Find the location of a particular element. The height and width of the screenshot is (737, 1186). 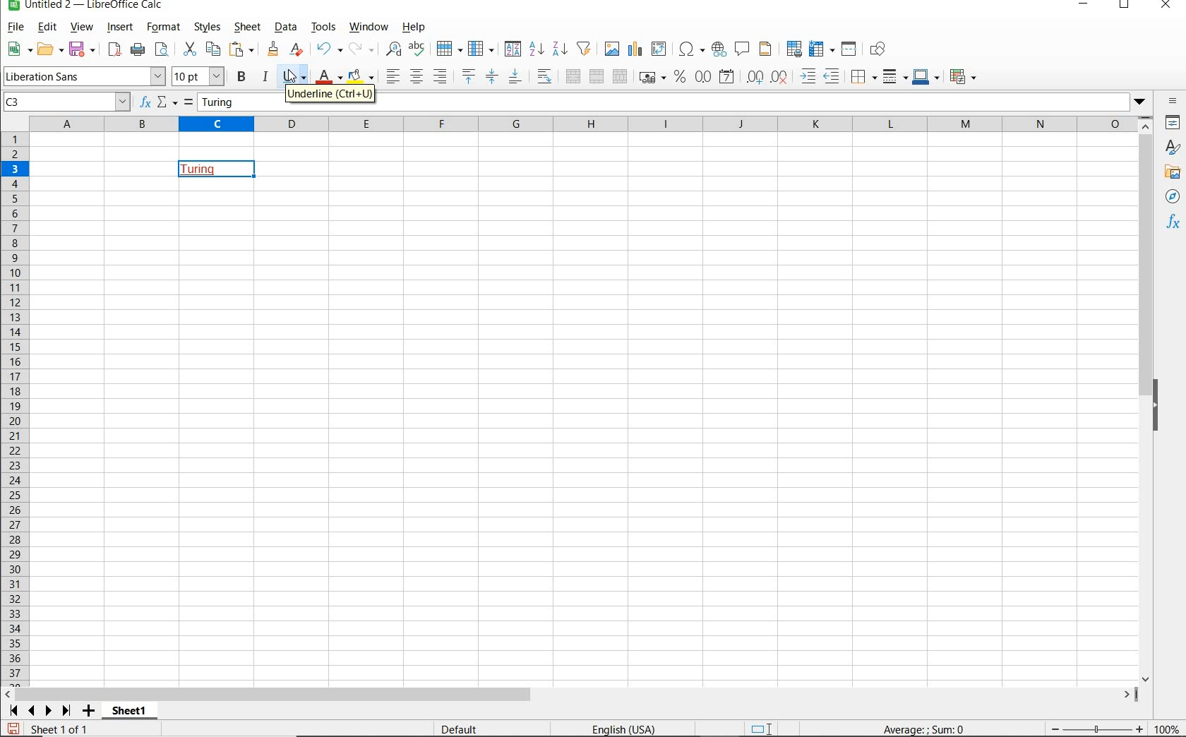

WRAP TEXT is located at coordinates (545, 78).